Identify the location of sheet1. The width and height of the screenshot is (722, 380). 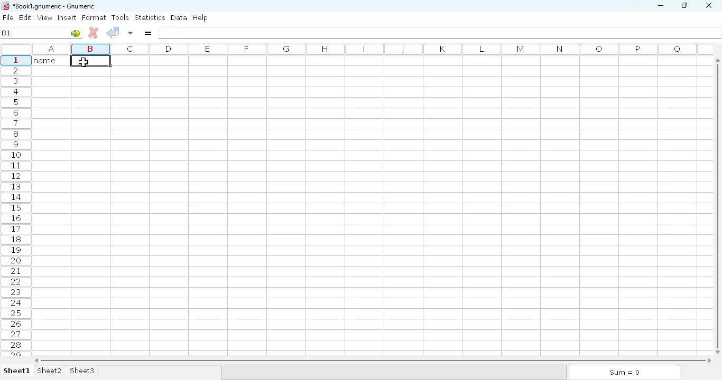
(17, 371).